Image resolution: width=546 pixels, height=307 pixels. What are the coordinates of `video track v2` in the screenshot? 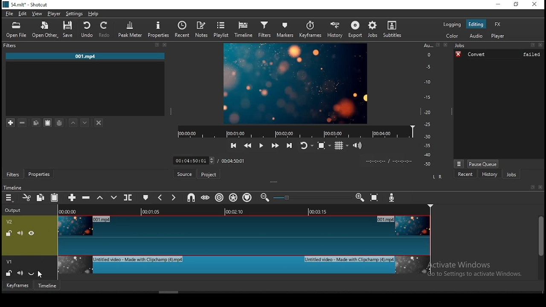 It's located at (244, 235).